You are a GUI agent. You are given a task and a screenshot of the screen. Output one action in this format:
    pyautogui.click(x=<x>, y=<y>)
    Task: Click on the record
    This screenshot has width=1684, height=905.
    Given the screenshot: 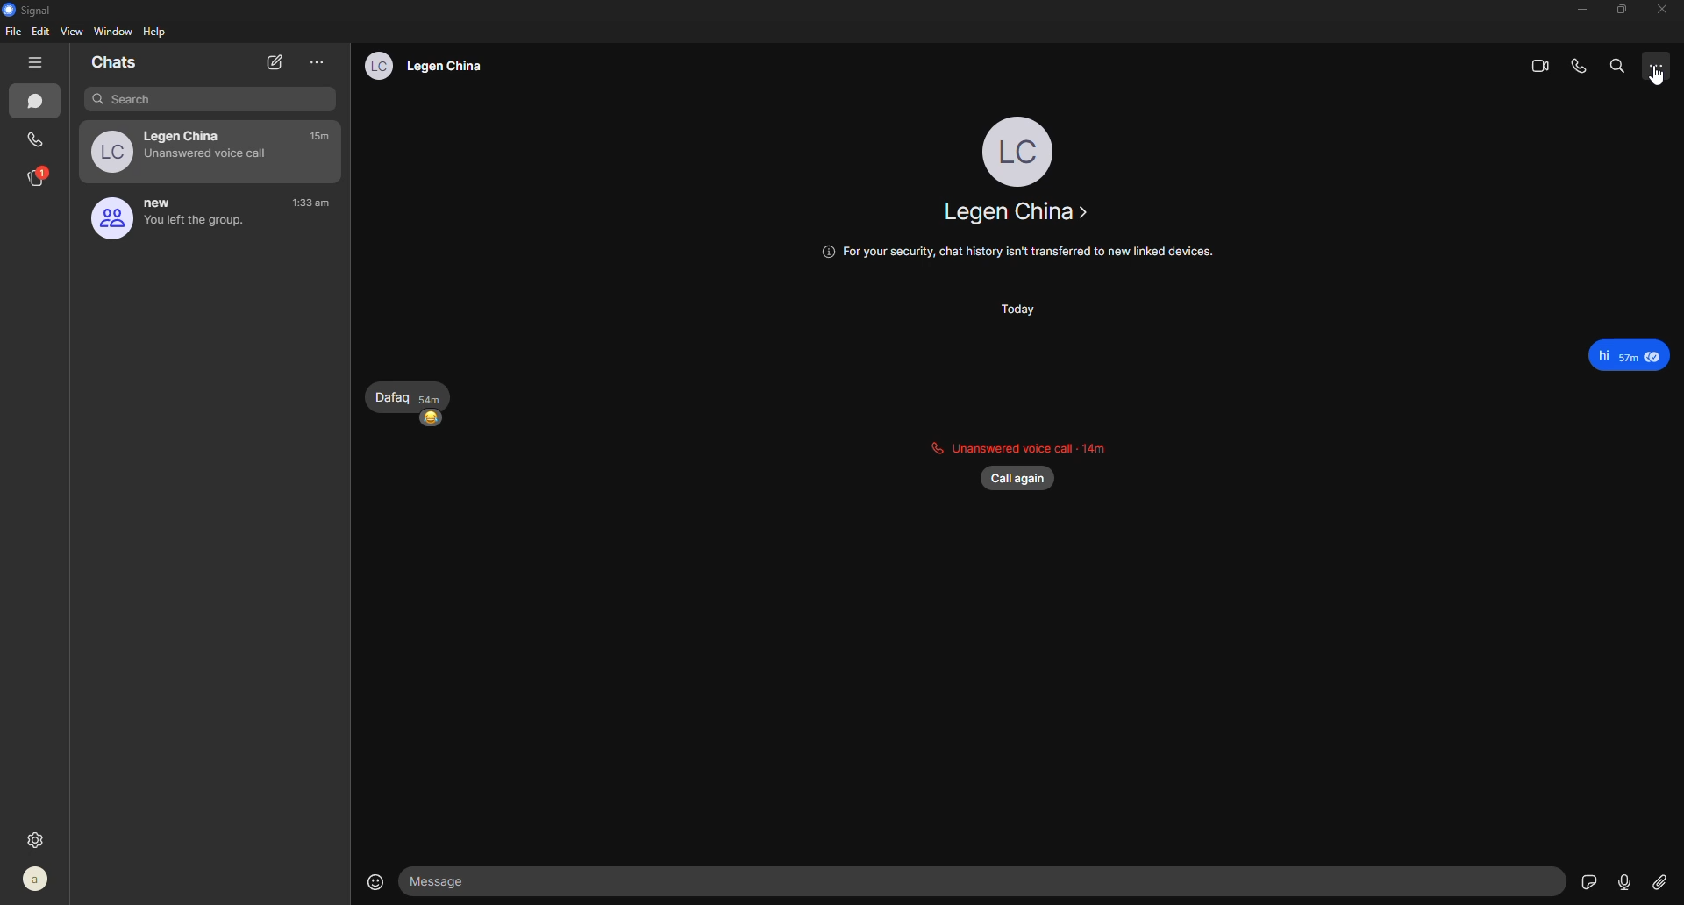 What is the action you would take?
    pyautogui.click(x=1624, y=881)
    